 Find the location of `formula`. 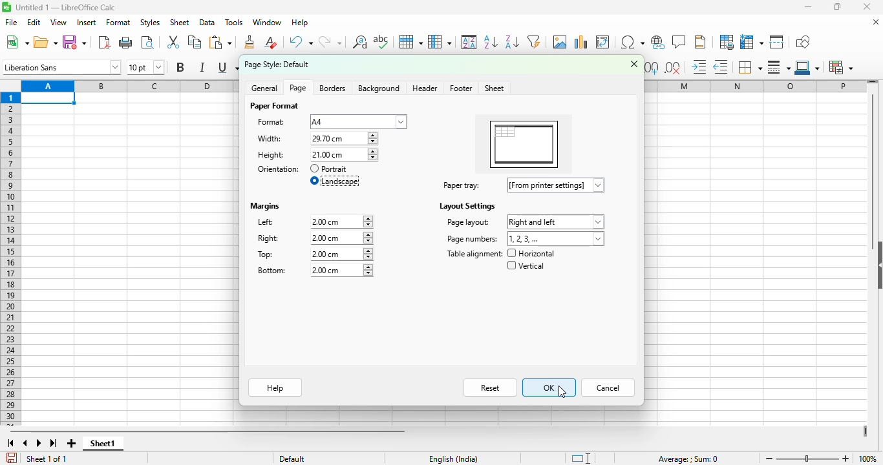

formula is located at coordinates (688, 459).